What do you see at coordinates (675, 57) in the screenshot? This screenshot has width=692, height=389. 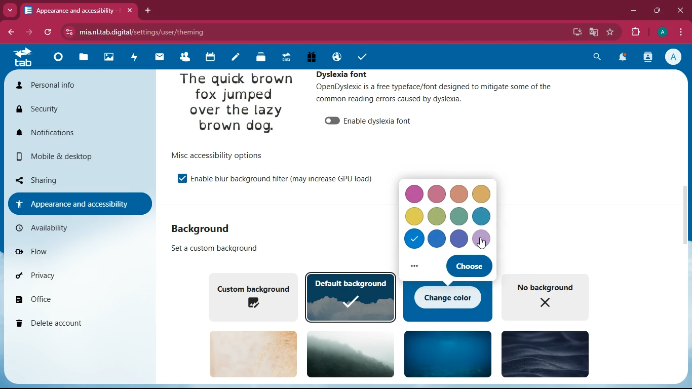 I see `profile` at bounding box center [675, 57].